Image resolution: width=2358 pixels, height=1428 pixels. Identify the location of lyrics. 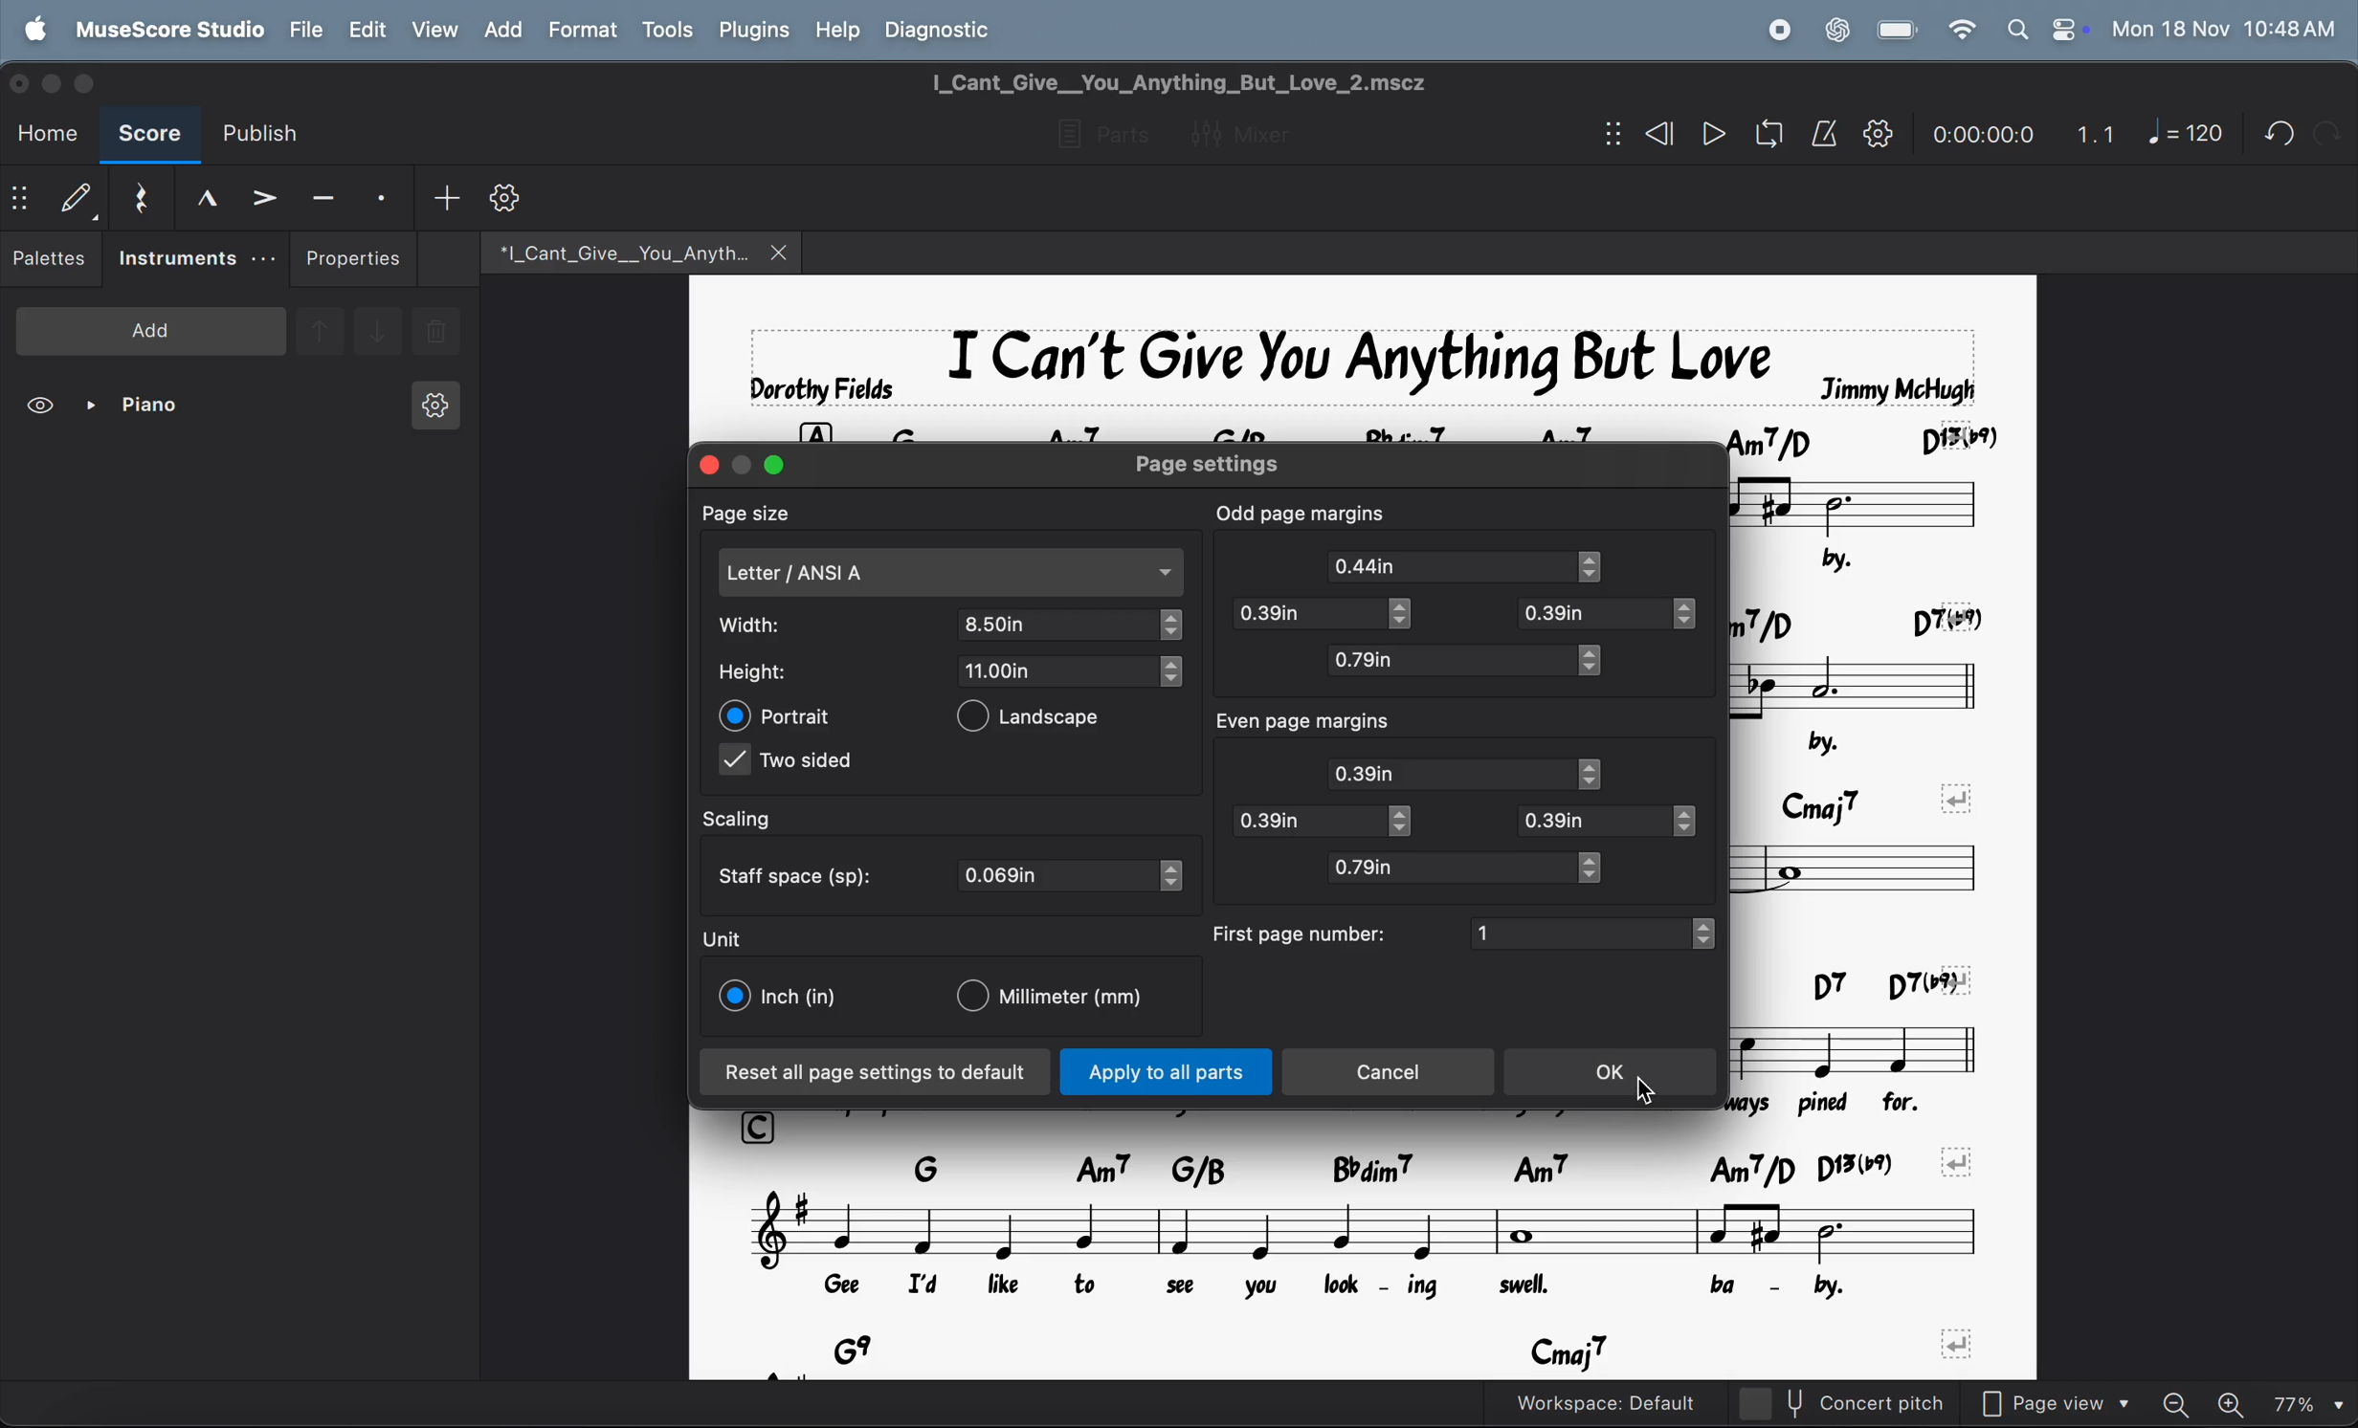
(1833, 736).